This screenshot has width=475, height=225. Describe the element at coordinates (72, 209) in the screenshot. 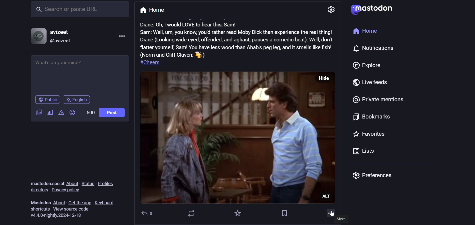

I see `view source code` at that location.